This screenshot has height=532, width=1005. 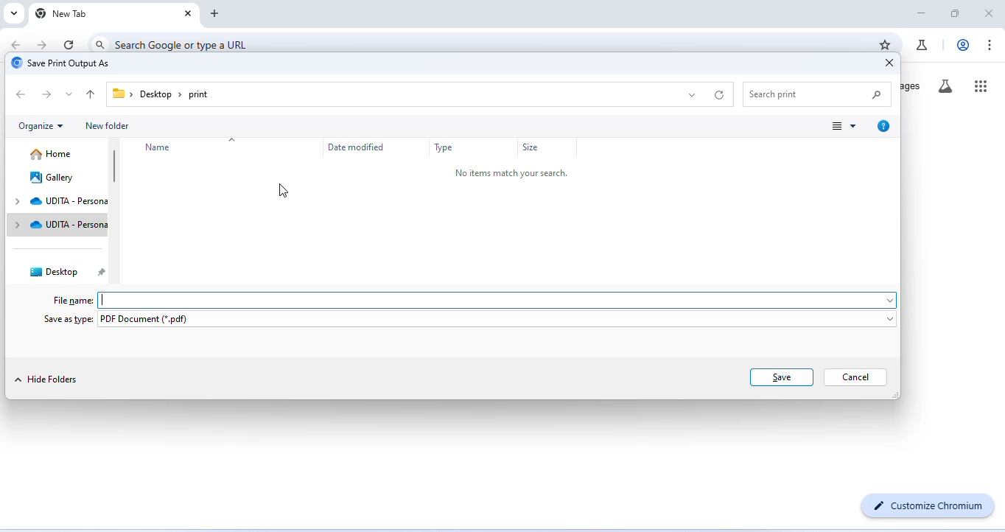 What do you see at coordinates (15, 213) in the screenshot?
I see `drop down` at bounding box center [15, 213].